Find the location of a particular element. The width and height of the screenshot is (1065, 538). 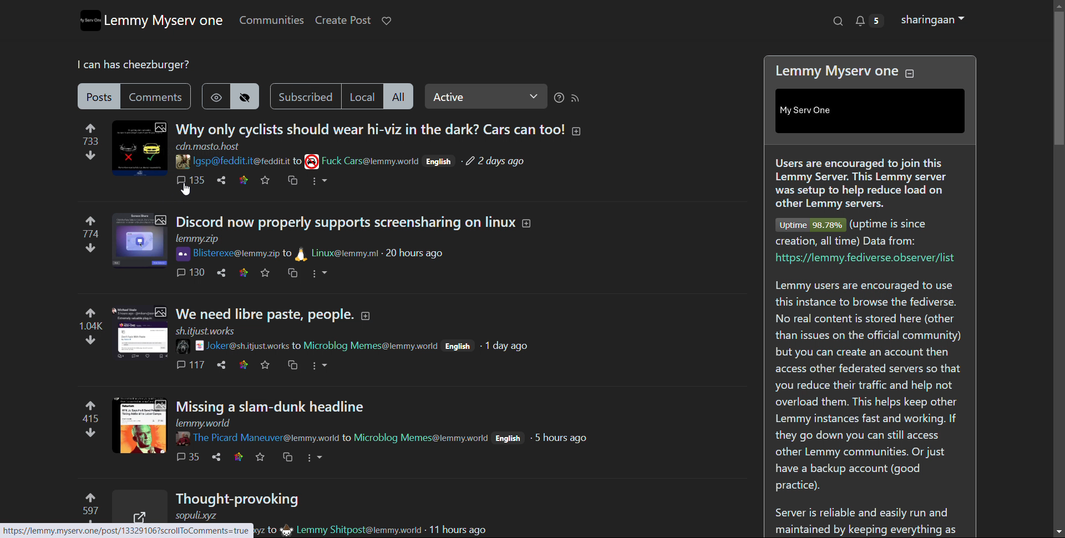

| https://lemmy fediverse.observer/list is located at coordinates (868, 258).